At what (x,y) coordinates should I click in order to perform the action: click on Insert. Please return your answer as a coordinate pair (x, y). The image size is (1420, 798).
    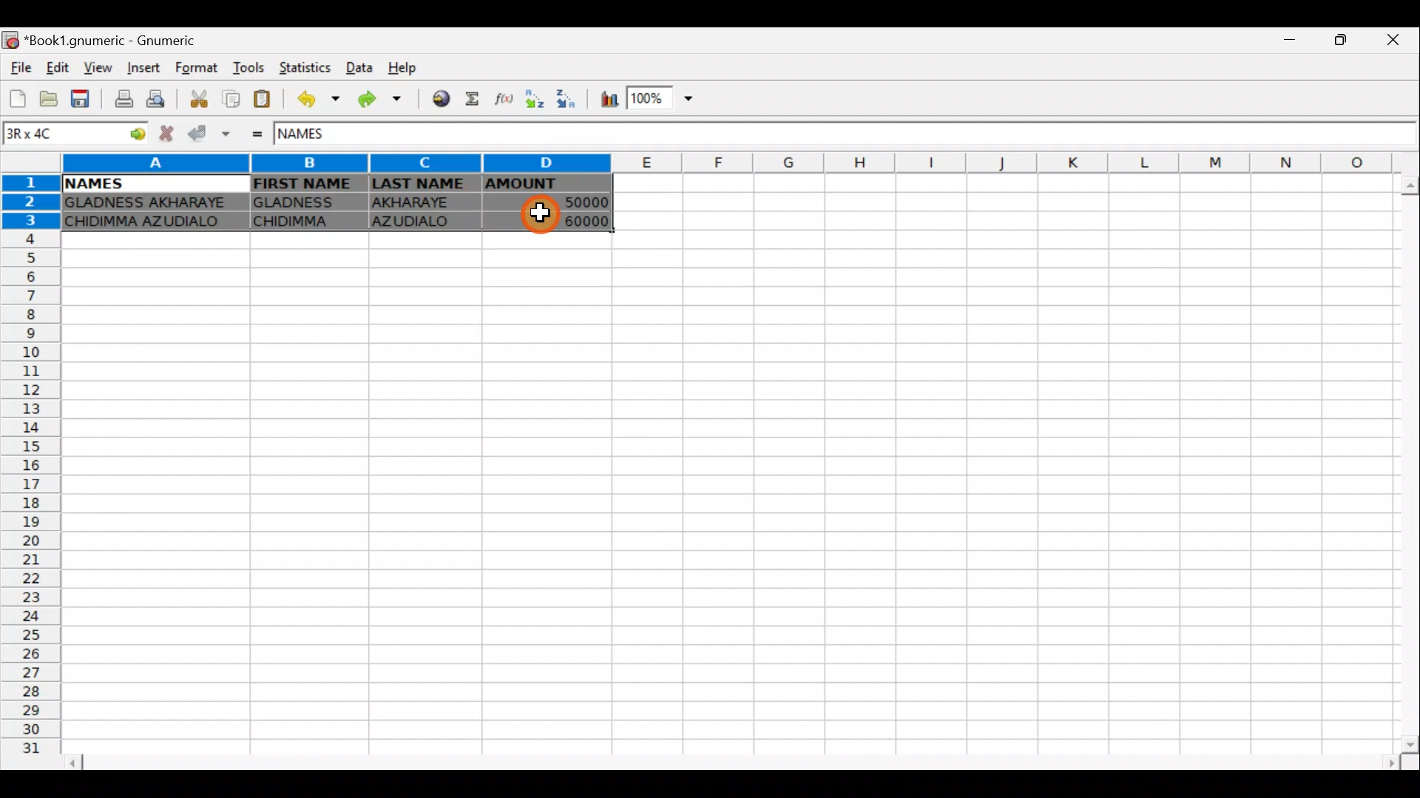
    Looking at the image, I should click on (146, 67).